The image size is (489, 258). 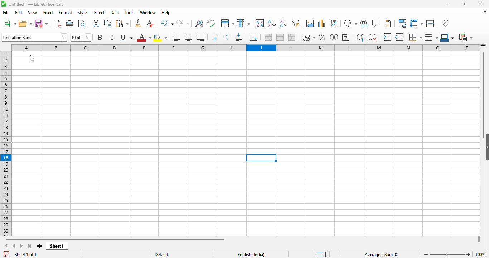 I want to click on scroll to first sheet, so click(x=6, y=246).